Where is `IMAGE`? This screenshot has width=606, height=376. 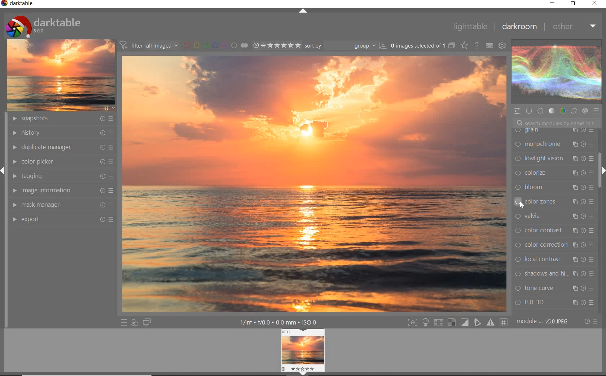
IMAGE is located at coordinates (61, 75).